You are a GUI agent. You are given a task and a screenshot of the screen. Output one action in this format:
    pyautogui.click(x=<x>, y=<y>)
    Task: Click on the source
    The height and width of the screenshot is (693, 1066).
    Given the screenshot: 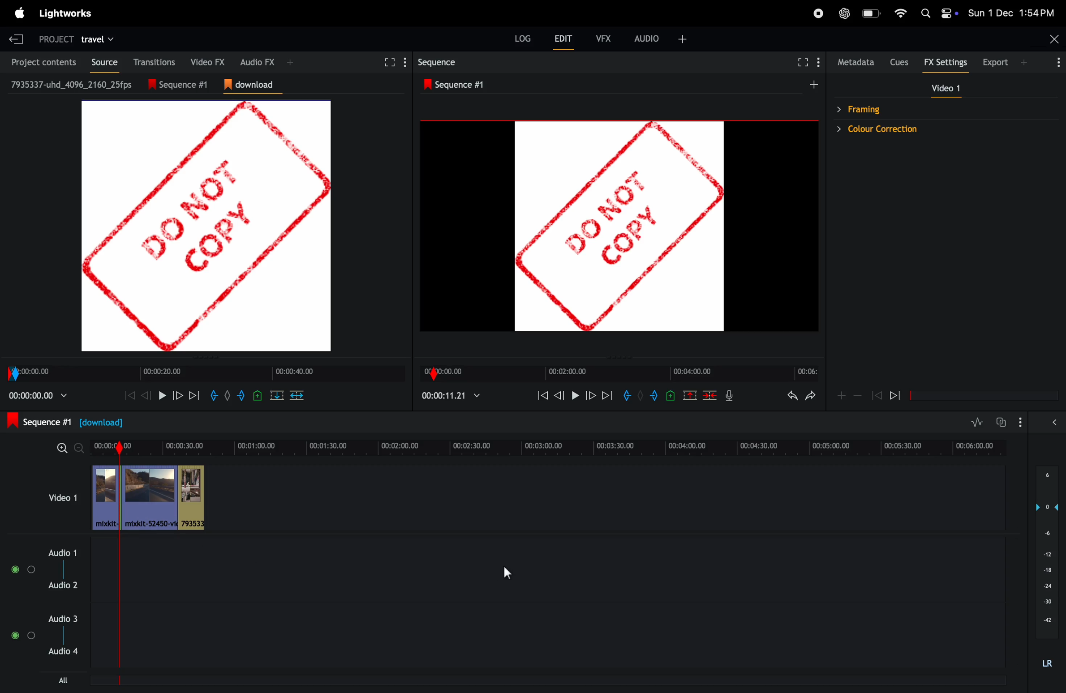 What is the action you would take?
    pyautogui.click(x=101, y=62)
    